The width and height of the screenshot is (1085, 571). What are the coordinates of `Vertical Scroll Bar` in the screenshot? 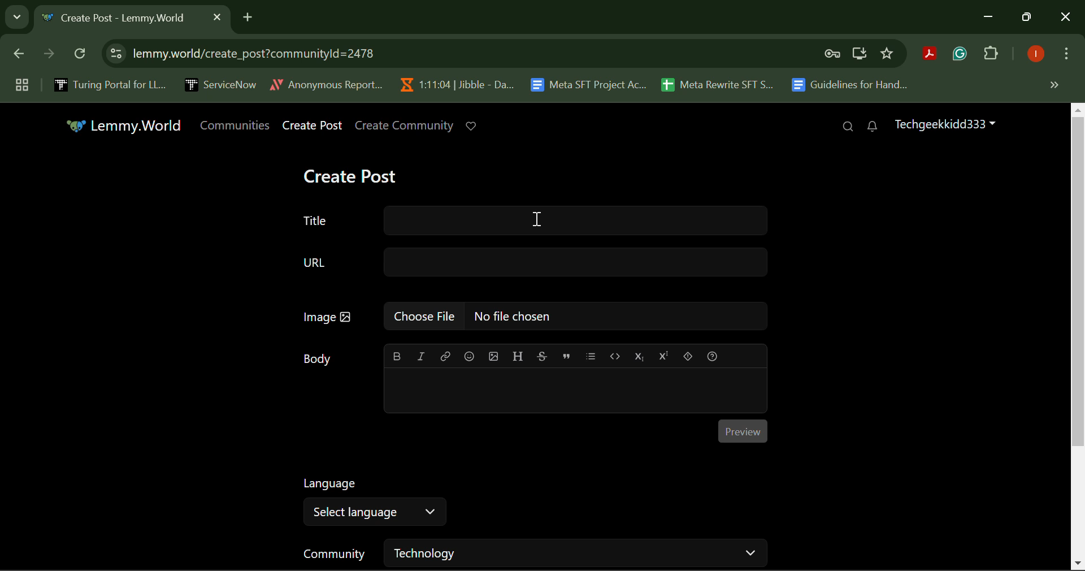 It's located at (1078, 337).